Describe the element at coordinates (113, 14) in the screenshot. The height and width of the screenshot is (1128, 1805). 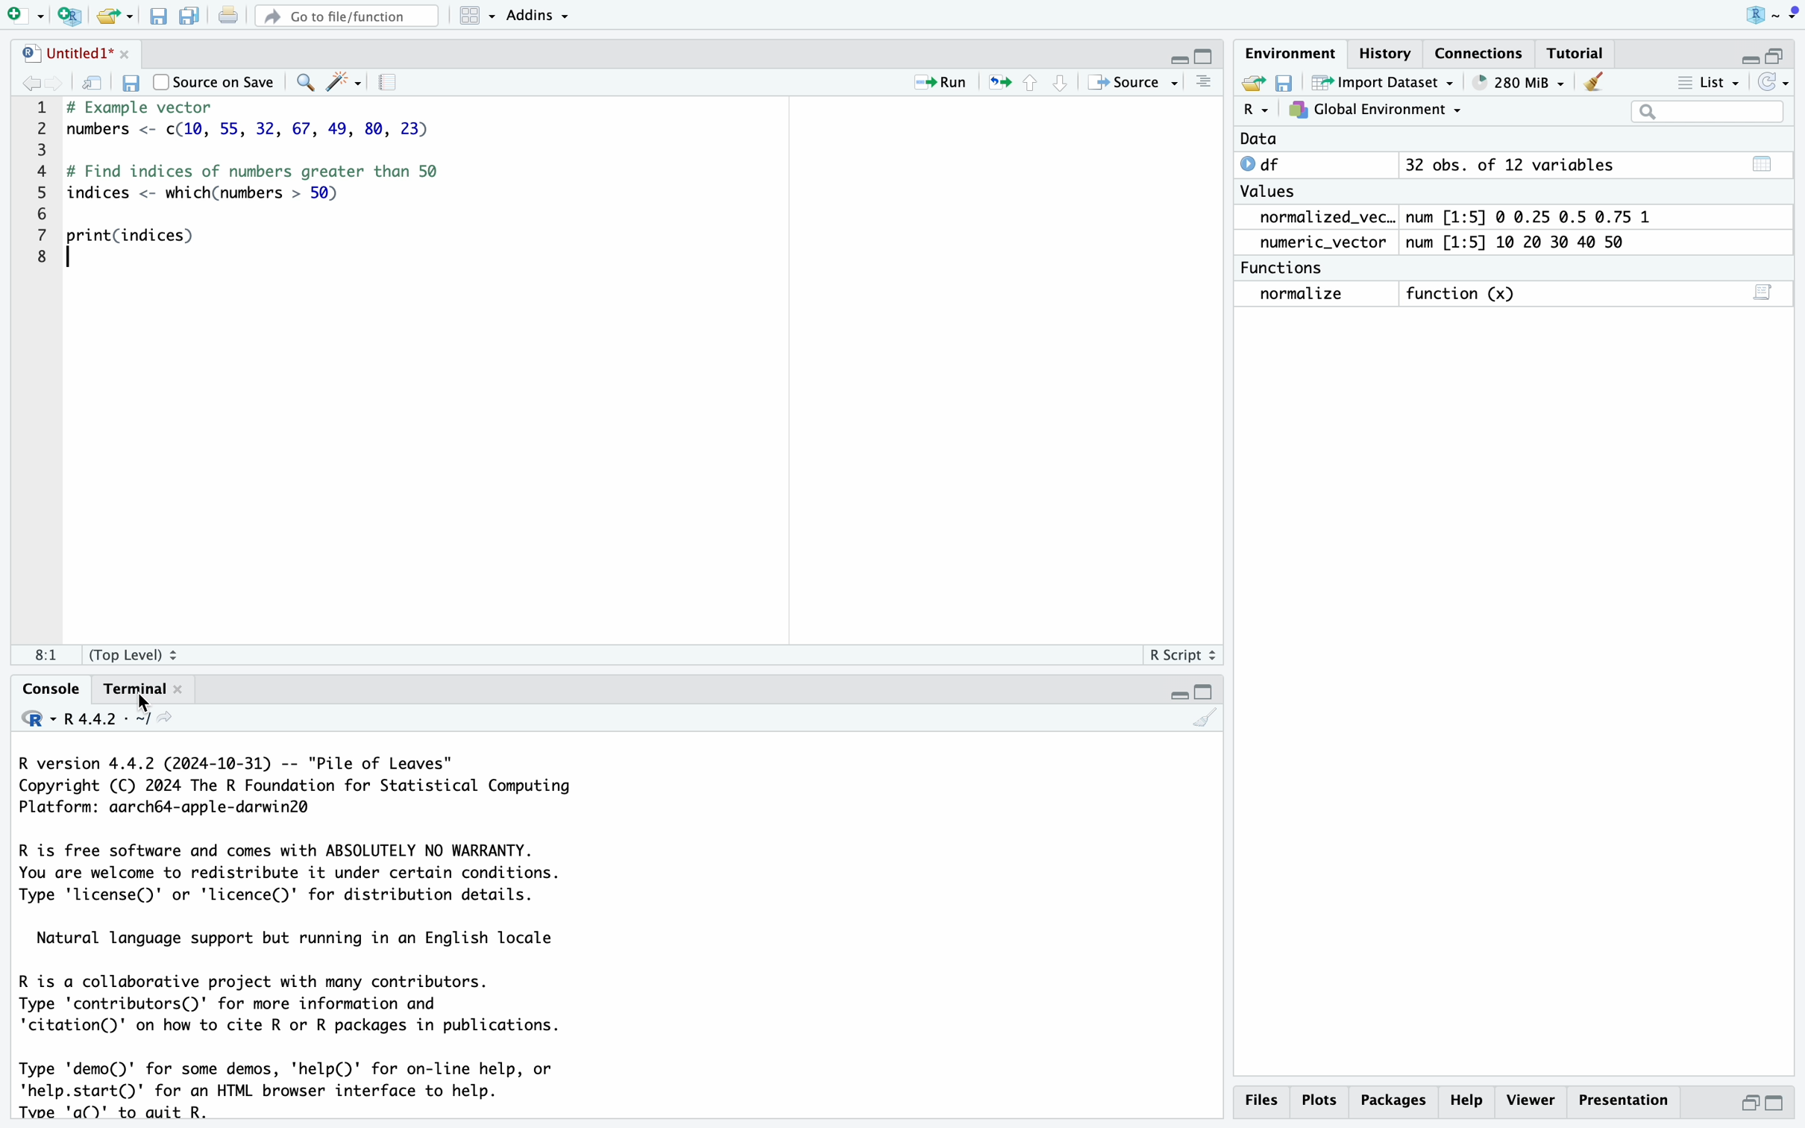
I see `open an existing file` at that location.